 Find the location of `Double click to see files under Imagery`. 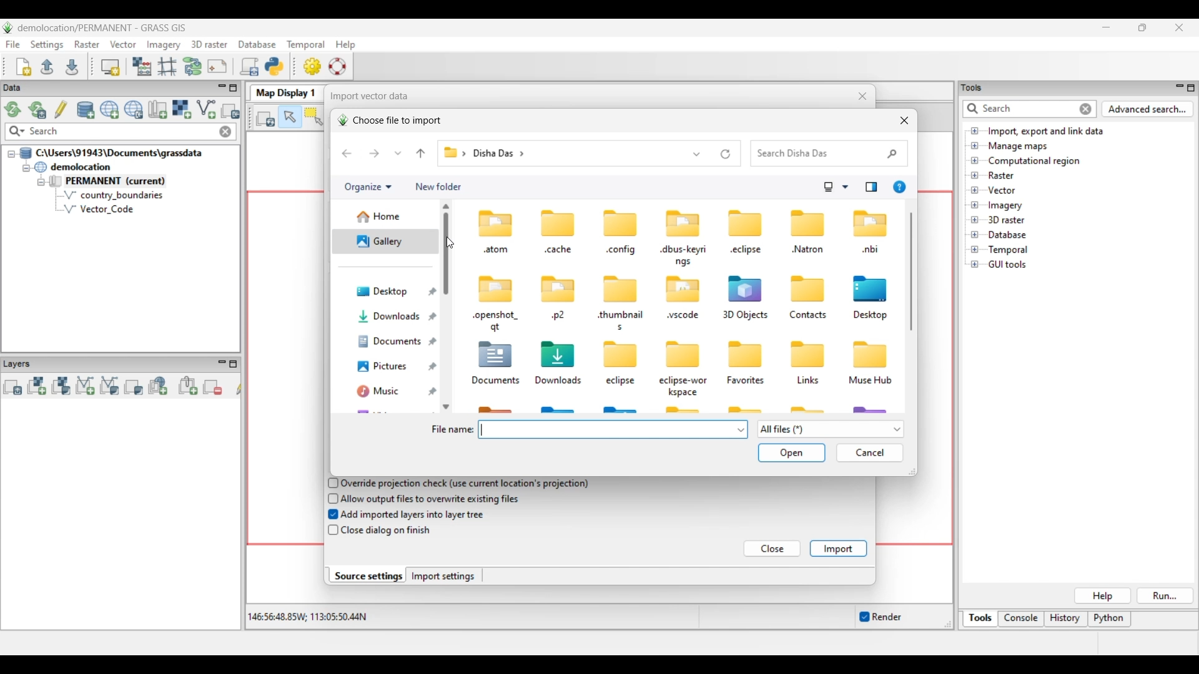

Double click to see files under Imagery is located at coordinates (1005, 206).